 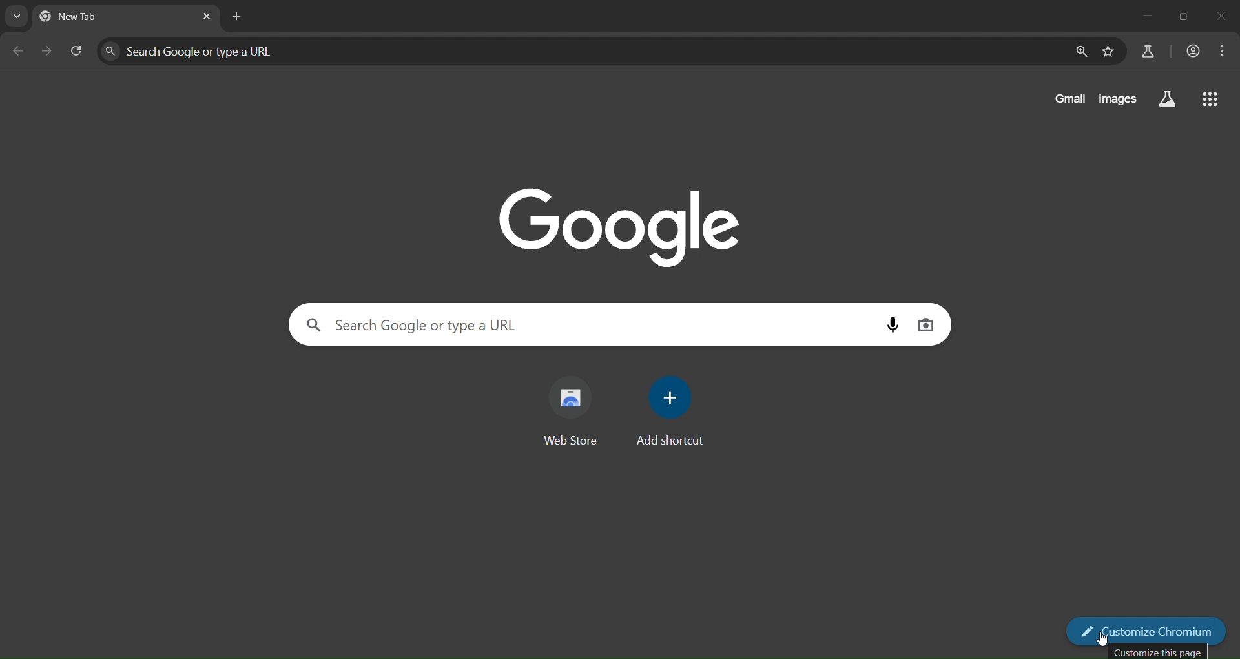 What do you see at coordinates (621, 229) in the screenshot?
I see `Google logo` at bounding box center [621, 229].